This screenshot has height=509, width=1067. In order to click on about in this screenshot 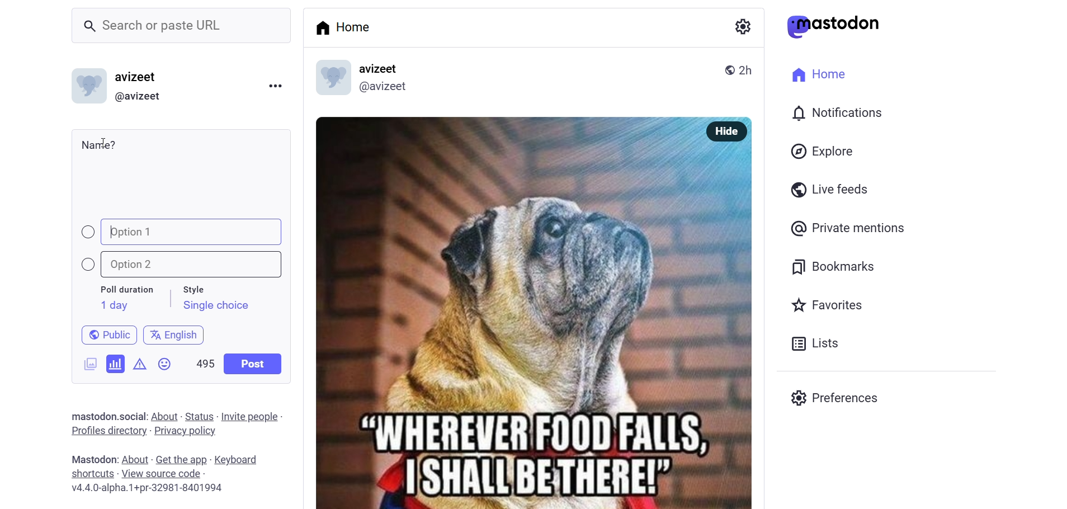, I will do `click(163, 417)`.